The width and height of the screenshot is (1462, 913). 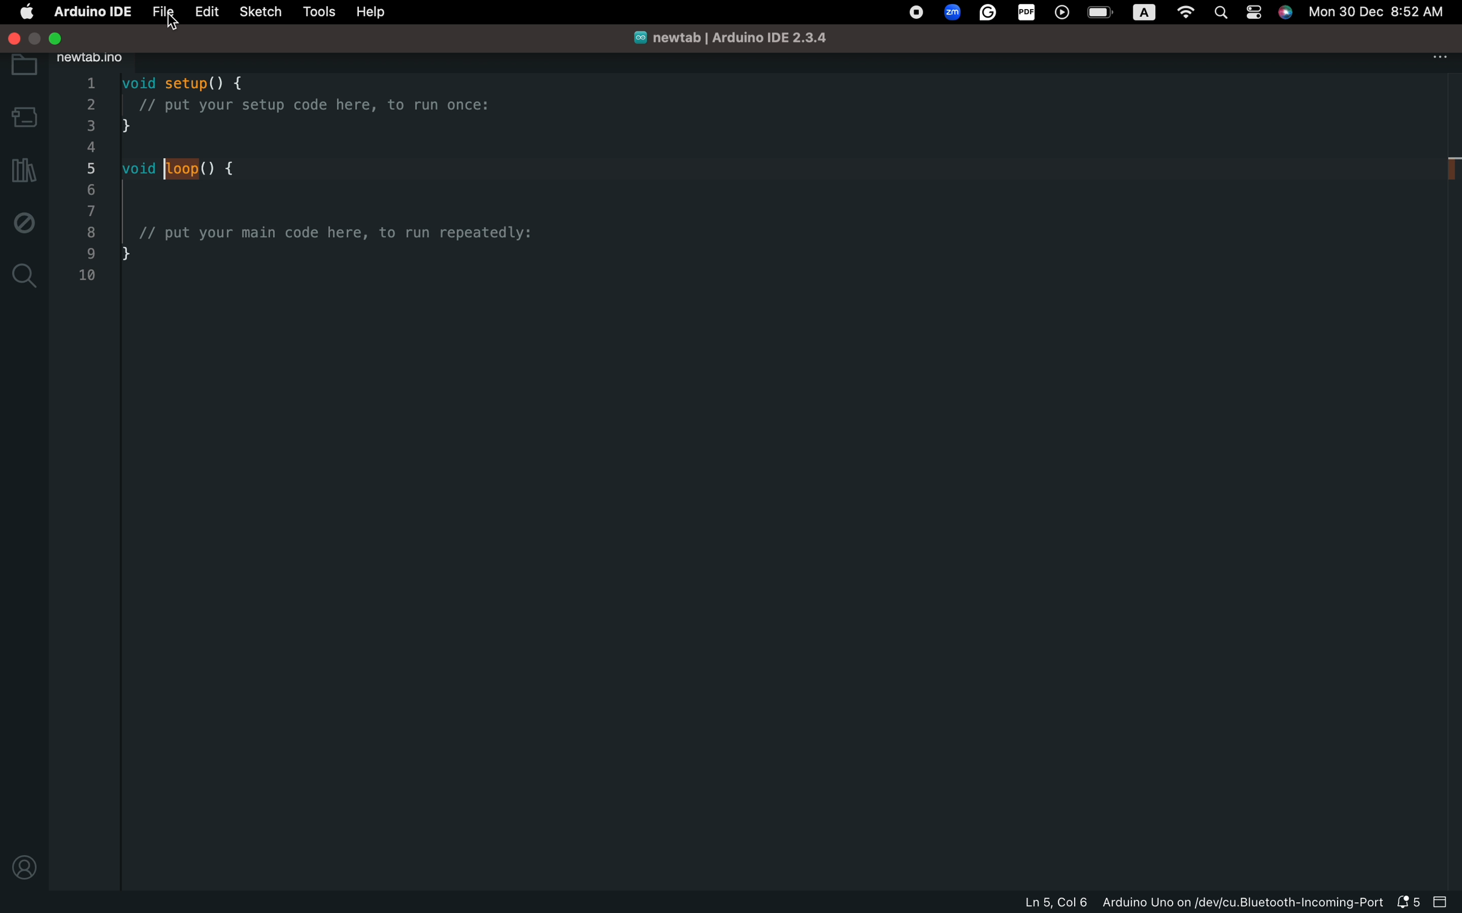 I want to click on close slide bar, so click(x=1444, y=903).